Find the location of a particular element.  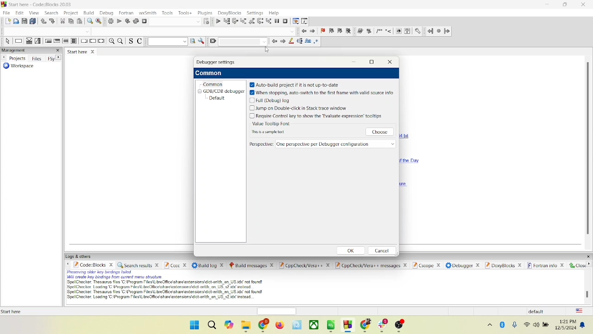

maximize is located at coordinates (567, 6).